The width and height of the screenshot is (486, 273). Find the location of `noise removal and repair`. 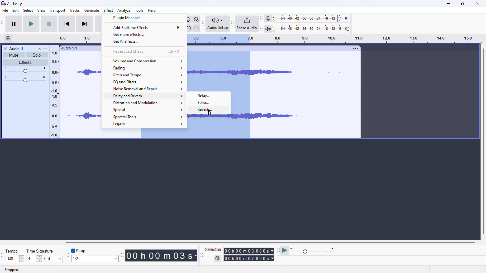

noise removal and repair is located at coordinates (144, 88).